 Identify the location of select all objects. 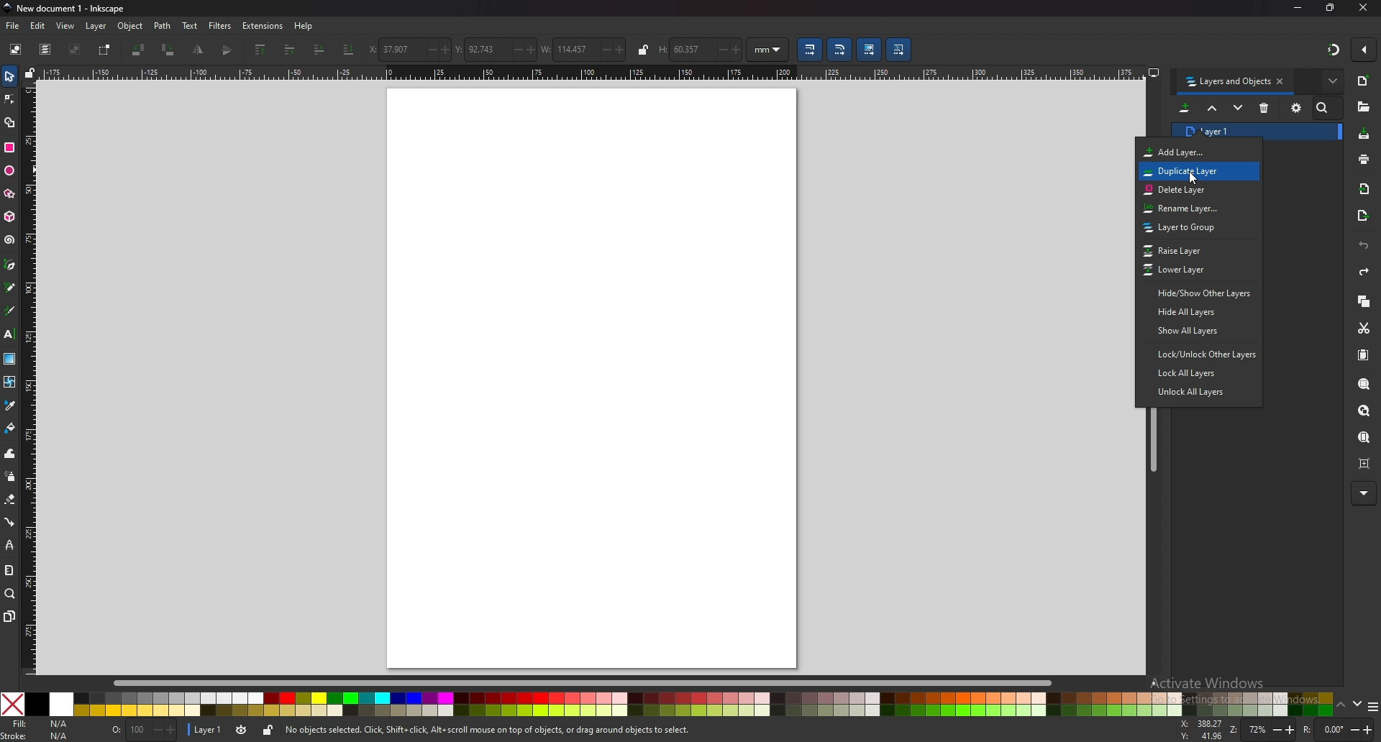
(16, 48).